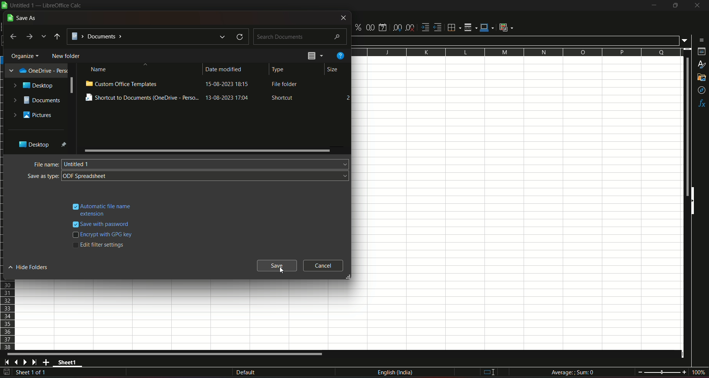 Image resolution: width=709 pixels, height=378 pixels. I want to click on help, so click(339, 56).